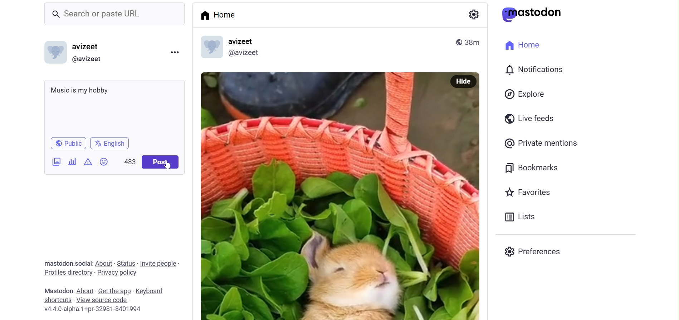  I want to click on view Source Code, so click(104, 300).